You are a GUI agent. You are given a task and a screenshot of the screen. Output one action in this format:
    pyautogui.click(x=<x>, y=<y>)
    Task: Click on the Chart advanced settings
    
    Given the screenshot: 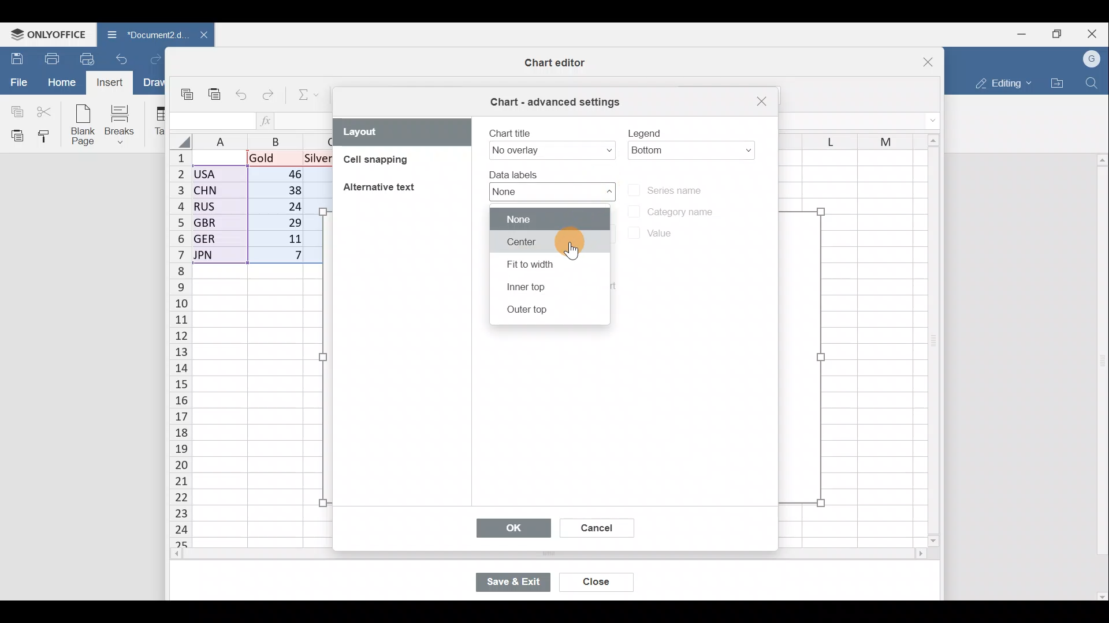 What is the action you would take?
    pyautogui.click(x=557, y=102)
    